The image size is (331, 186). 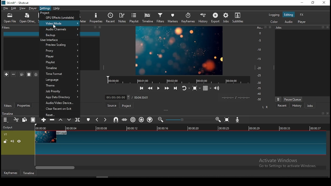 I want to click on play quickly forwards, so click(x=167, y=88).